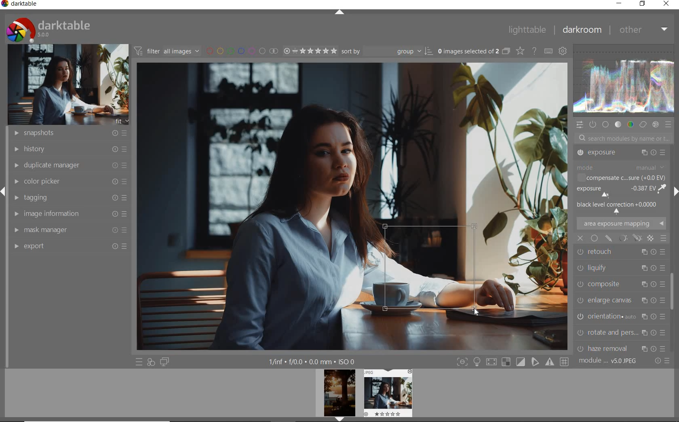 The height and width of the screenshot is (422, 679). What do you see at coordinates (534, 51) in the screenshot?
I see `ENABLE FOR ONLINE HELP` at bounding box center [534, 51].